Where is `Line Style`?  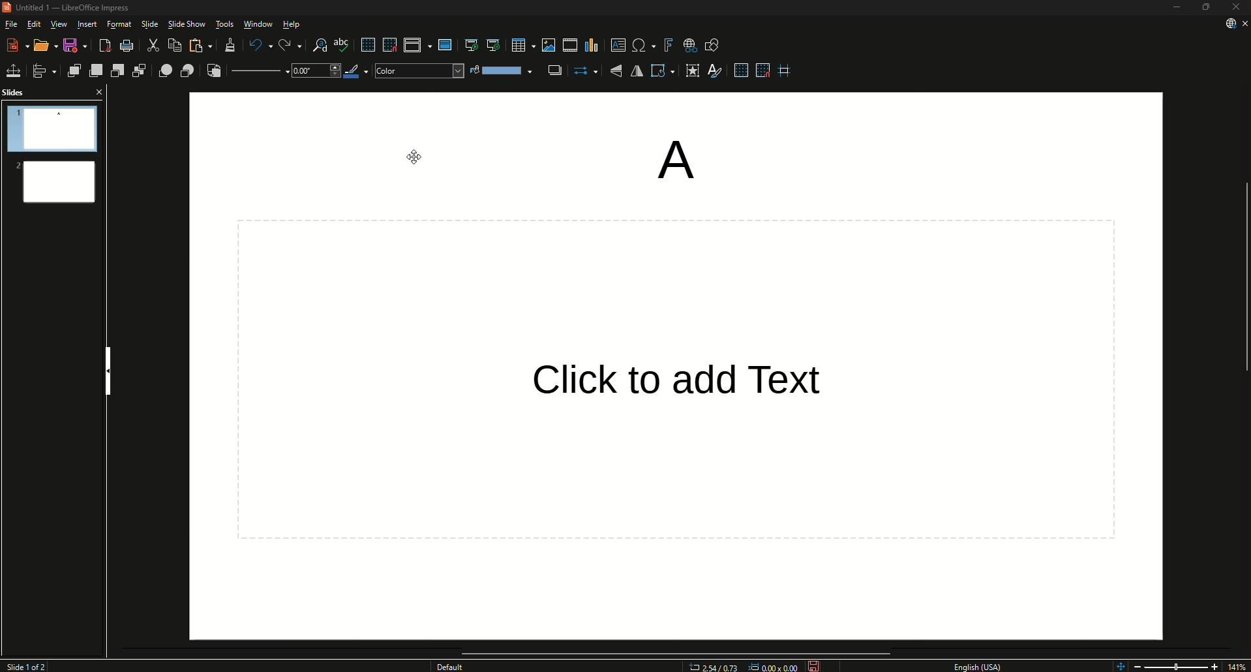 Line Style is located at coordinates (258, 72).